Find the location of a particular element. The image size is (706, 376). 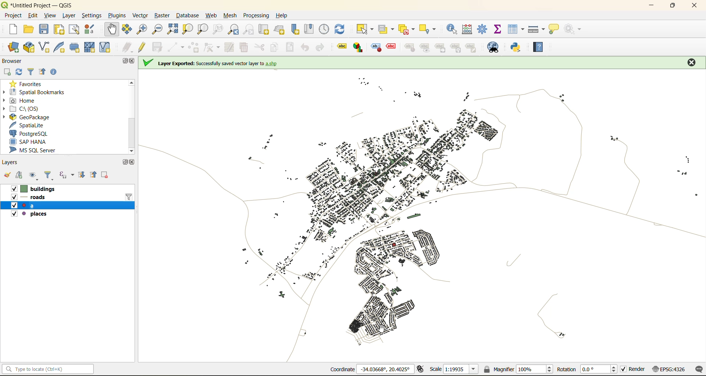

calculator is located at coordinates (468, 29).